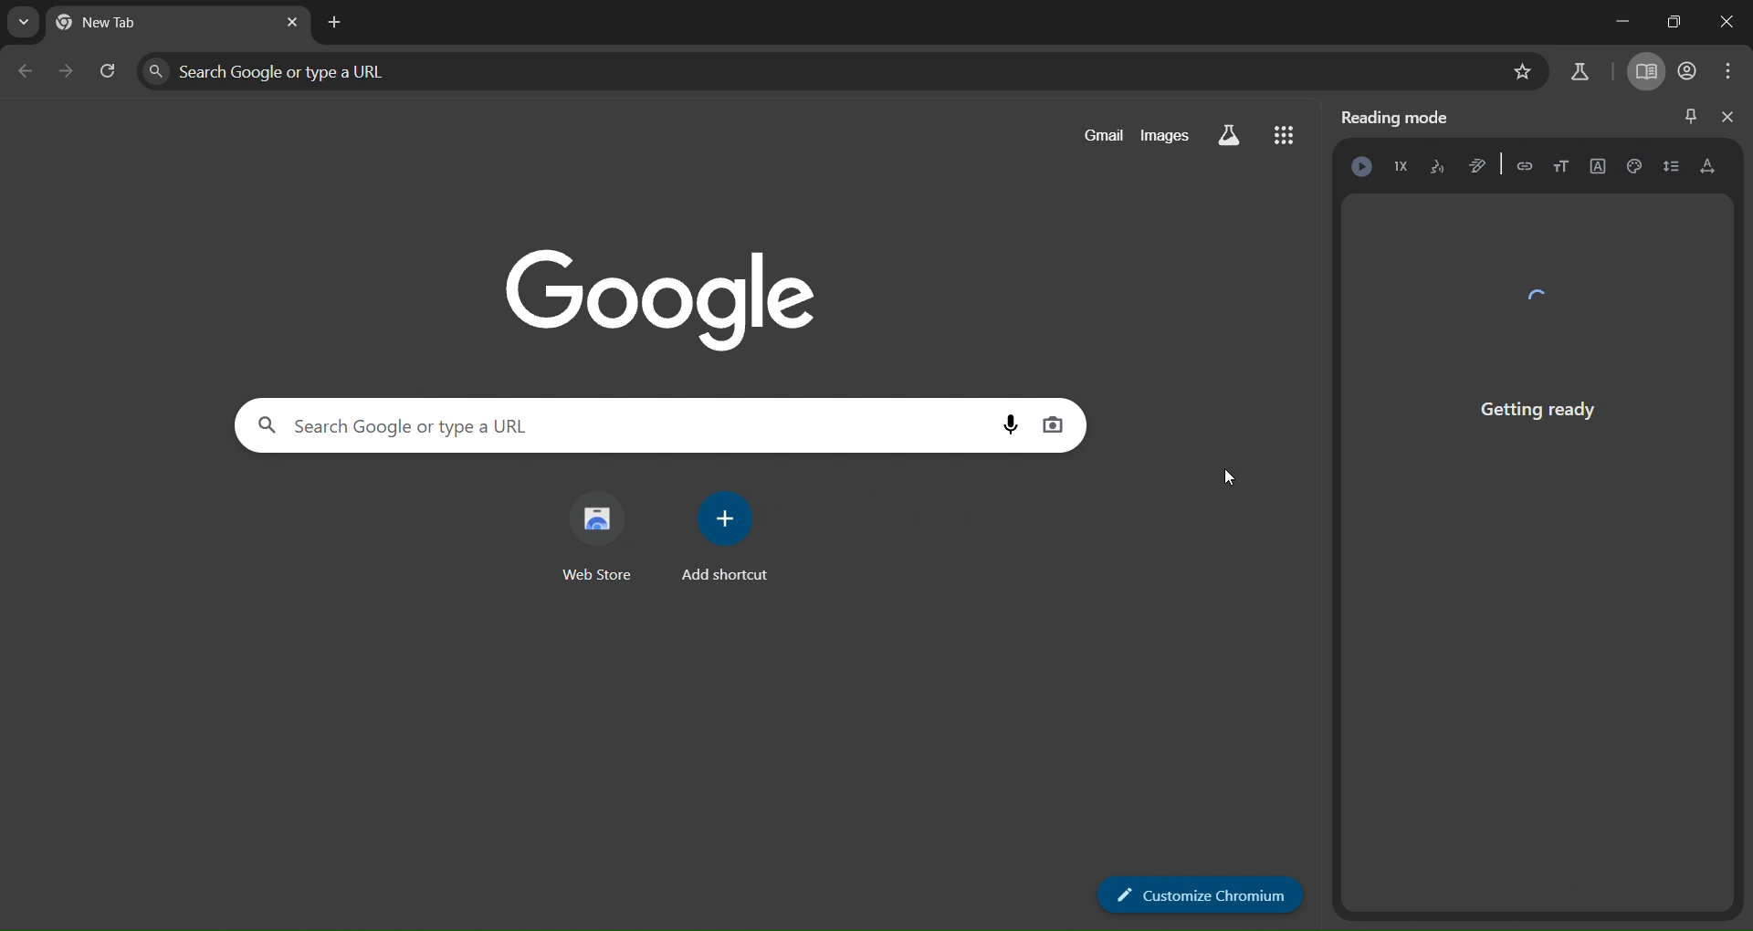 This screenshot has height=931, width=1753. What do you see at coordinates (1675, 21) in the screenshot?
I see `maximize` at bounding box center [1675, 21].